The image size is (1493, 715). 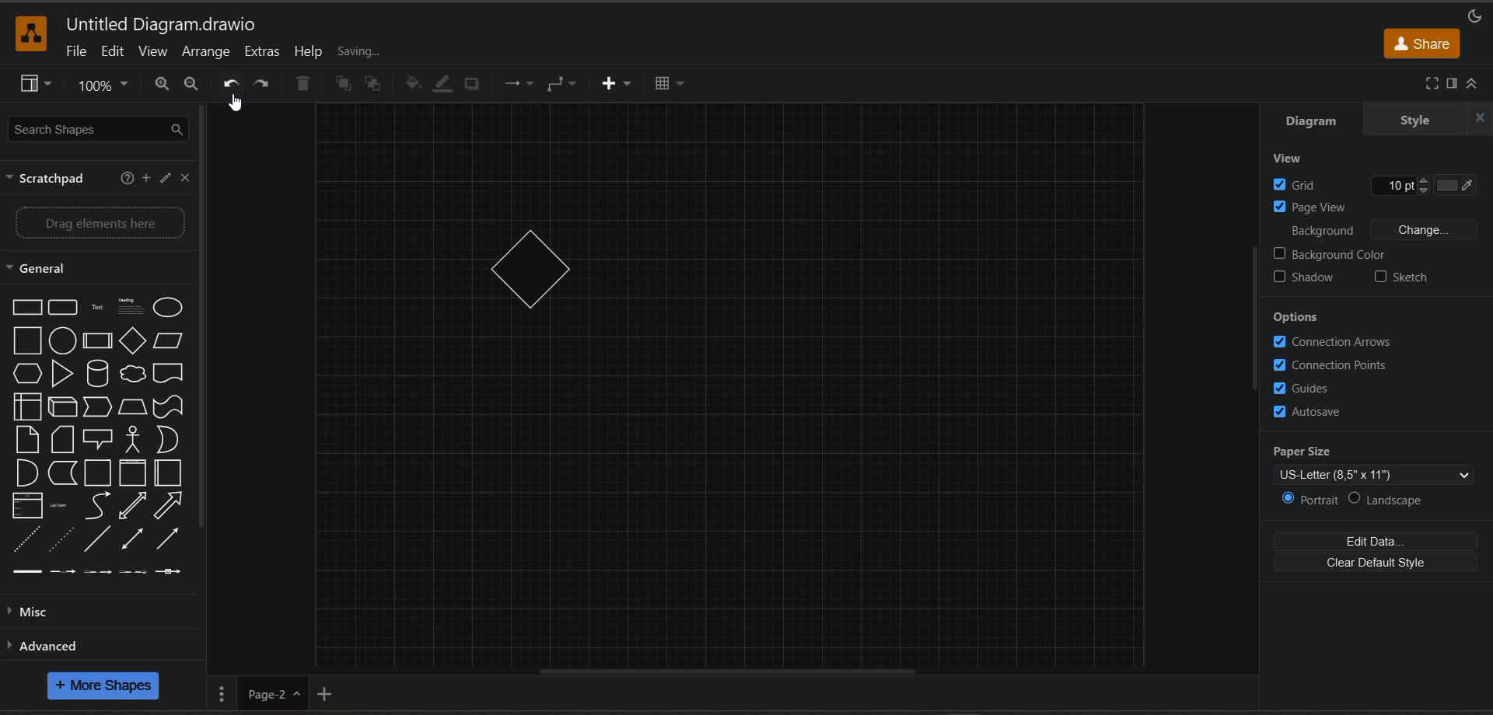 I want to click on portrait, so click(x=1309, y=499).